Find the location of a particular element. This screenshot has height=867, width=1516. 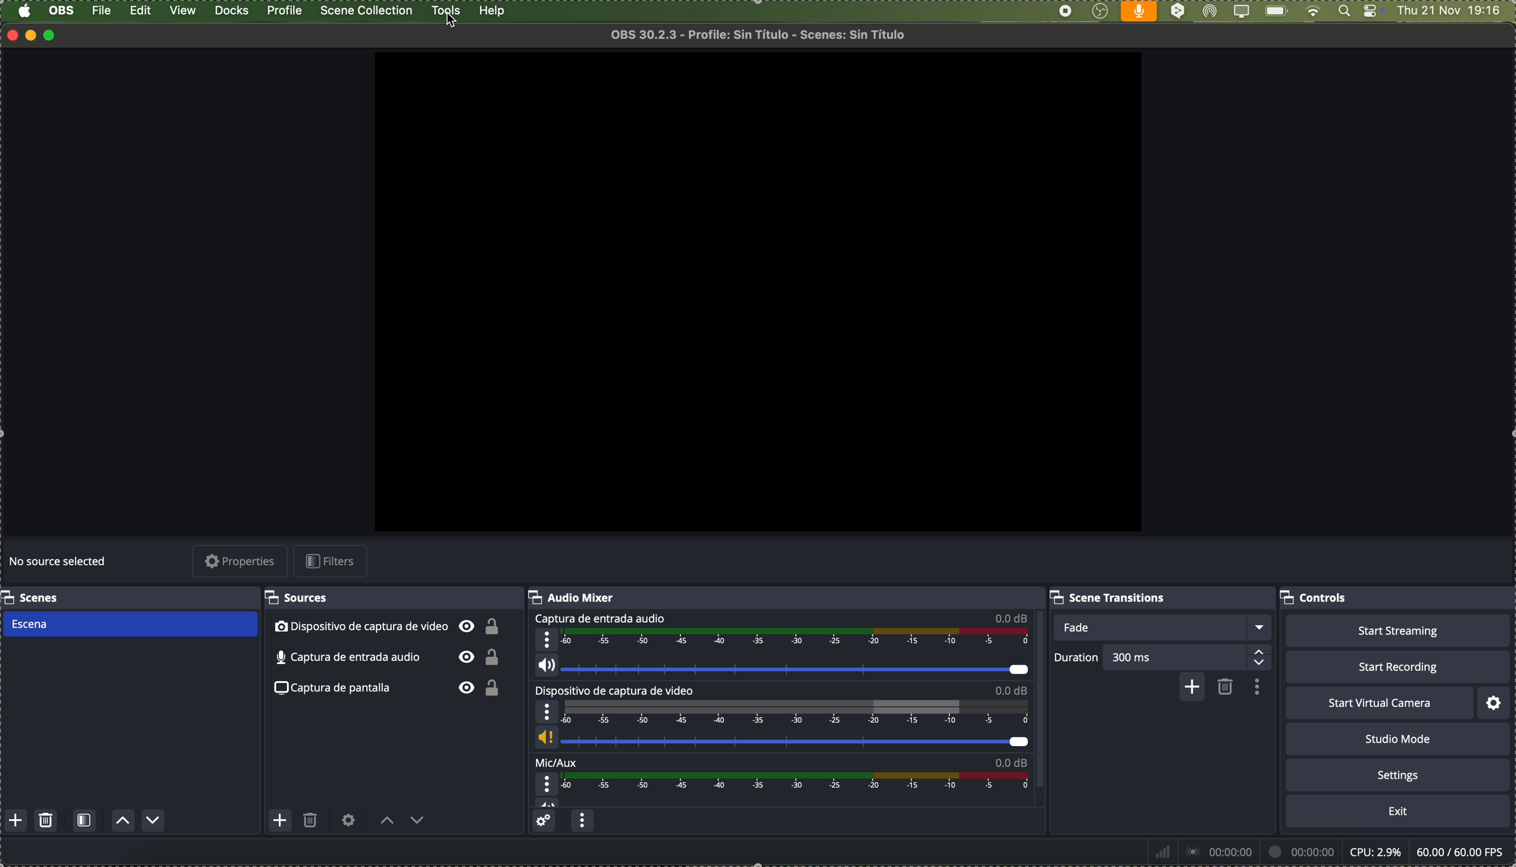

audio mixer is located at coordinates (572, 597).